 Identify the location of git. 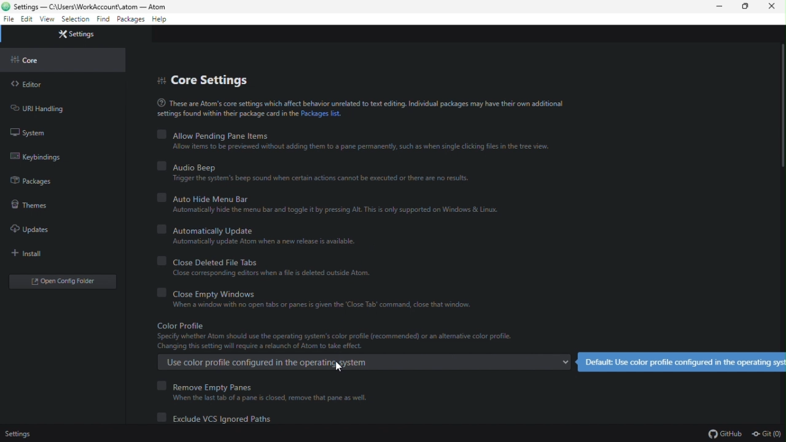
(768, 433).